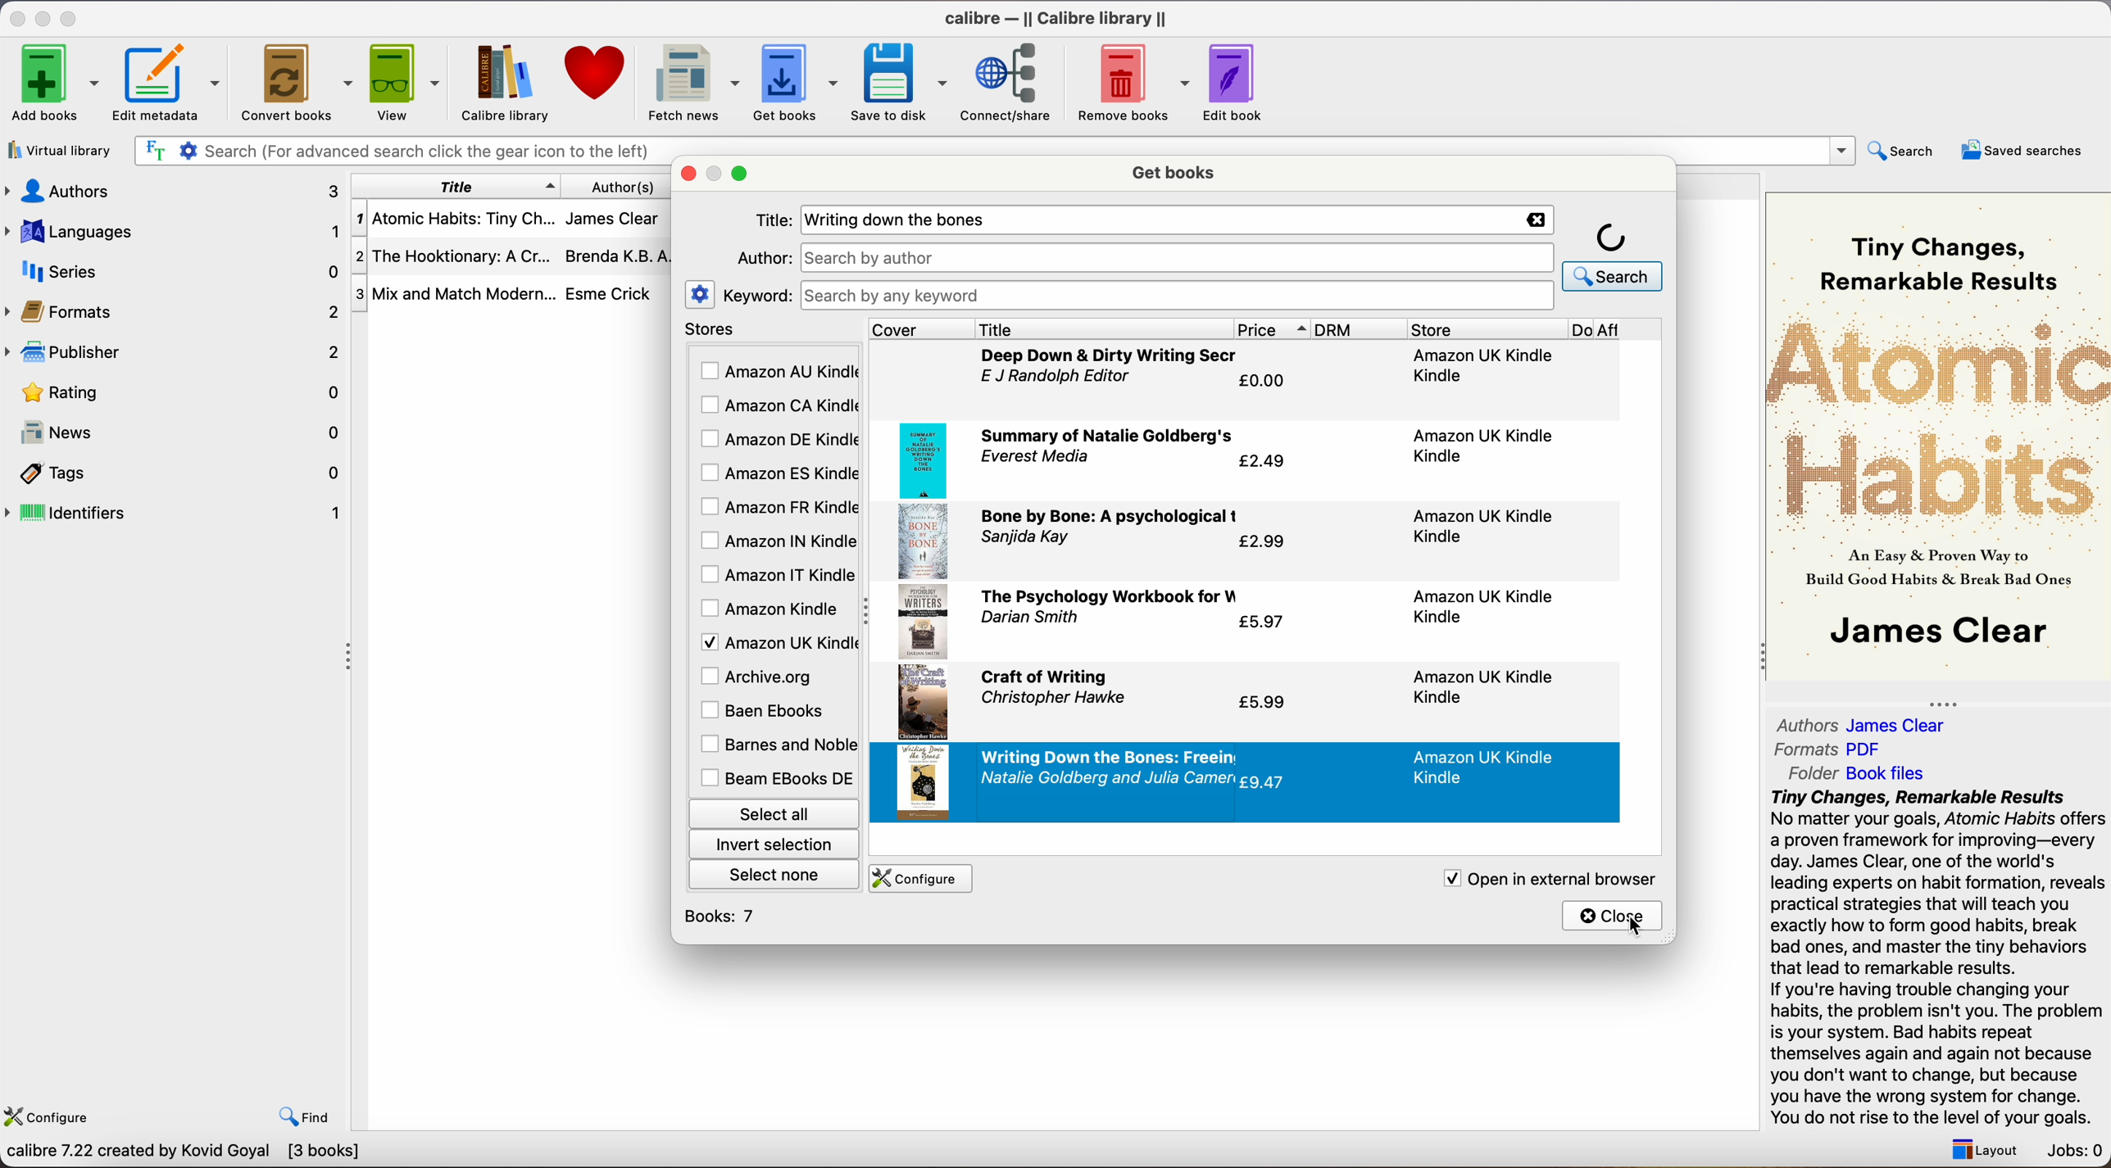  What do you see at coordinates (175, 271) in the screenshot?
I see `series` at bounding box center [175, 271].